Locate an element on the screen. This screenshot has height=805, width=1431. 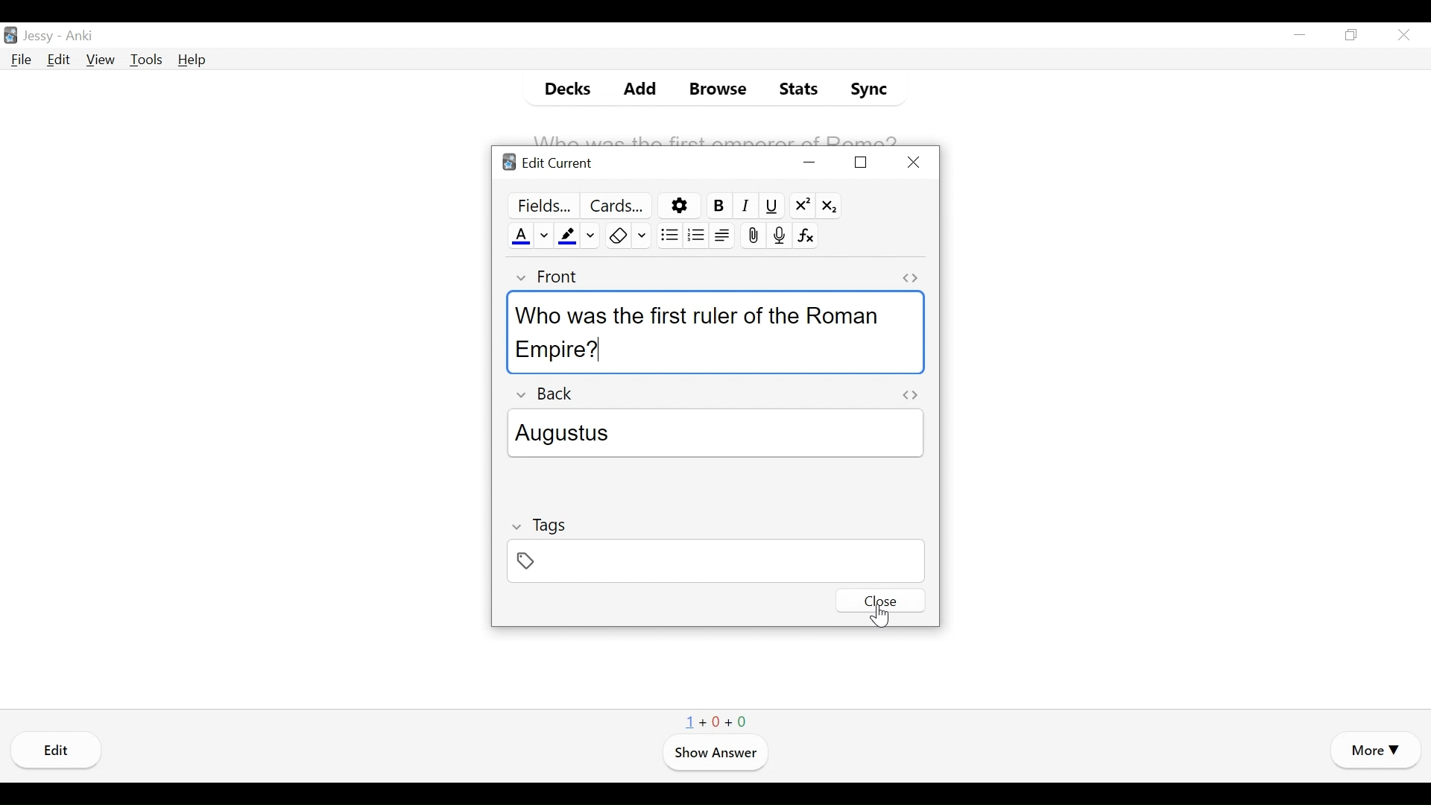
Select Formatting to Remove is located at coordinates (642, 236).